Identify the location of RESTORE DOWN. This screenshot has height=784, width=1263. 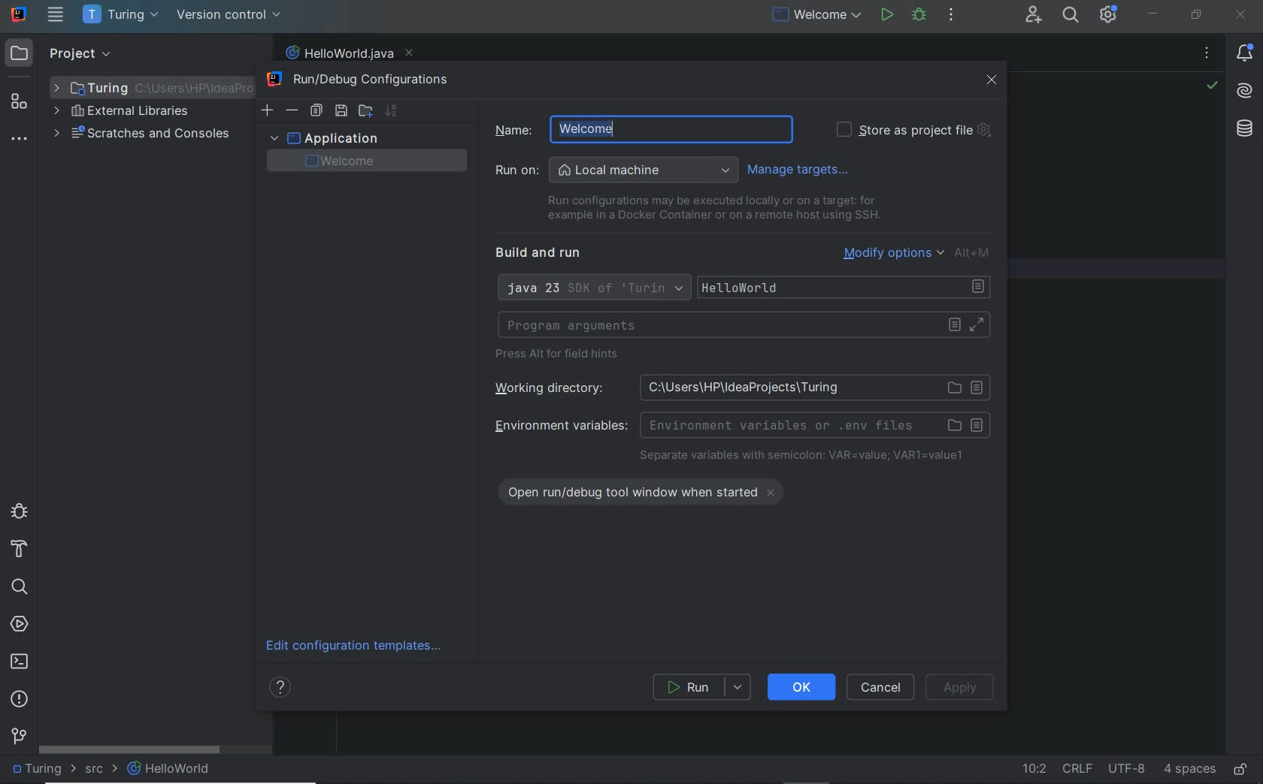
(1197, 14).